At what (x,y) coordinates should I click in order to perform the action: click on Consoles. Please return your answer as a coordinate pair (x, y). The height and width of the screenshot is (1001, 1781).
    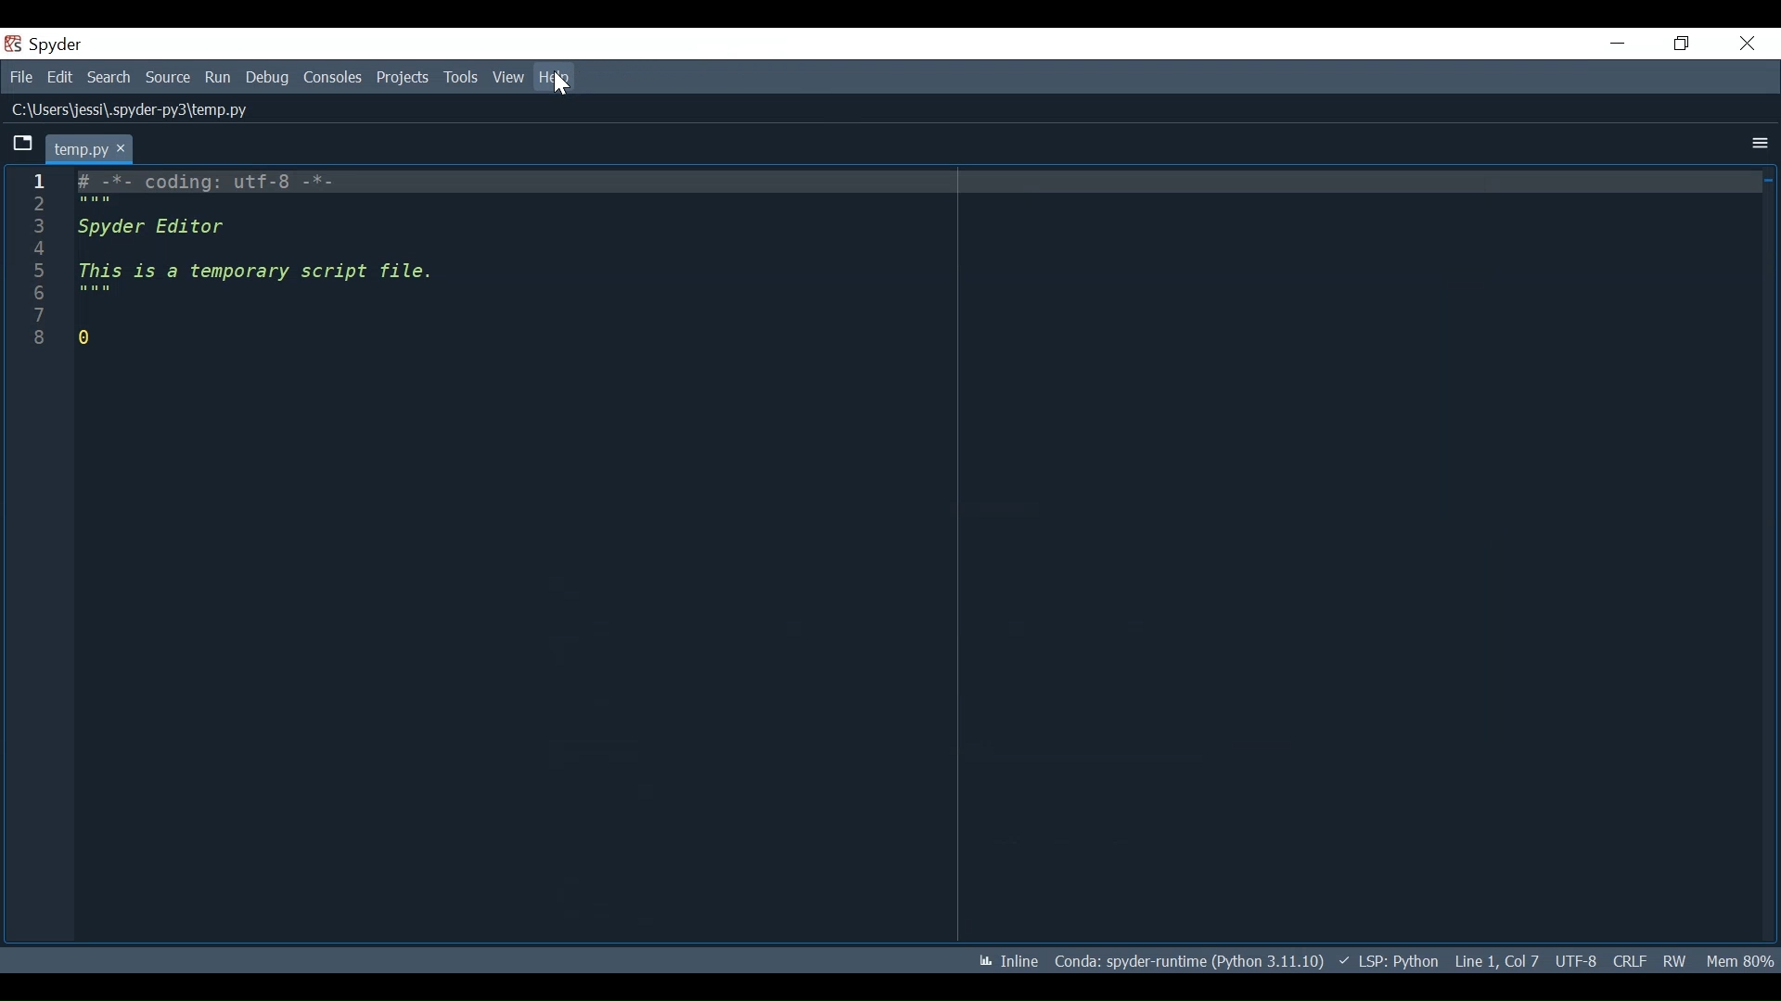
    Looking at the image, I should click on (331, 78).